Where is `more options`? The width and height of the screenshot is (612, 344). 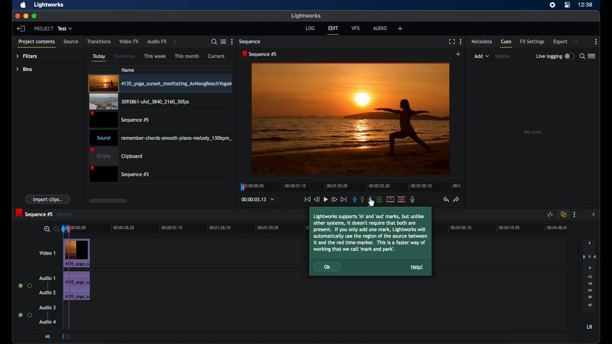
more options is located at coordinates (461, 41).